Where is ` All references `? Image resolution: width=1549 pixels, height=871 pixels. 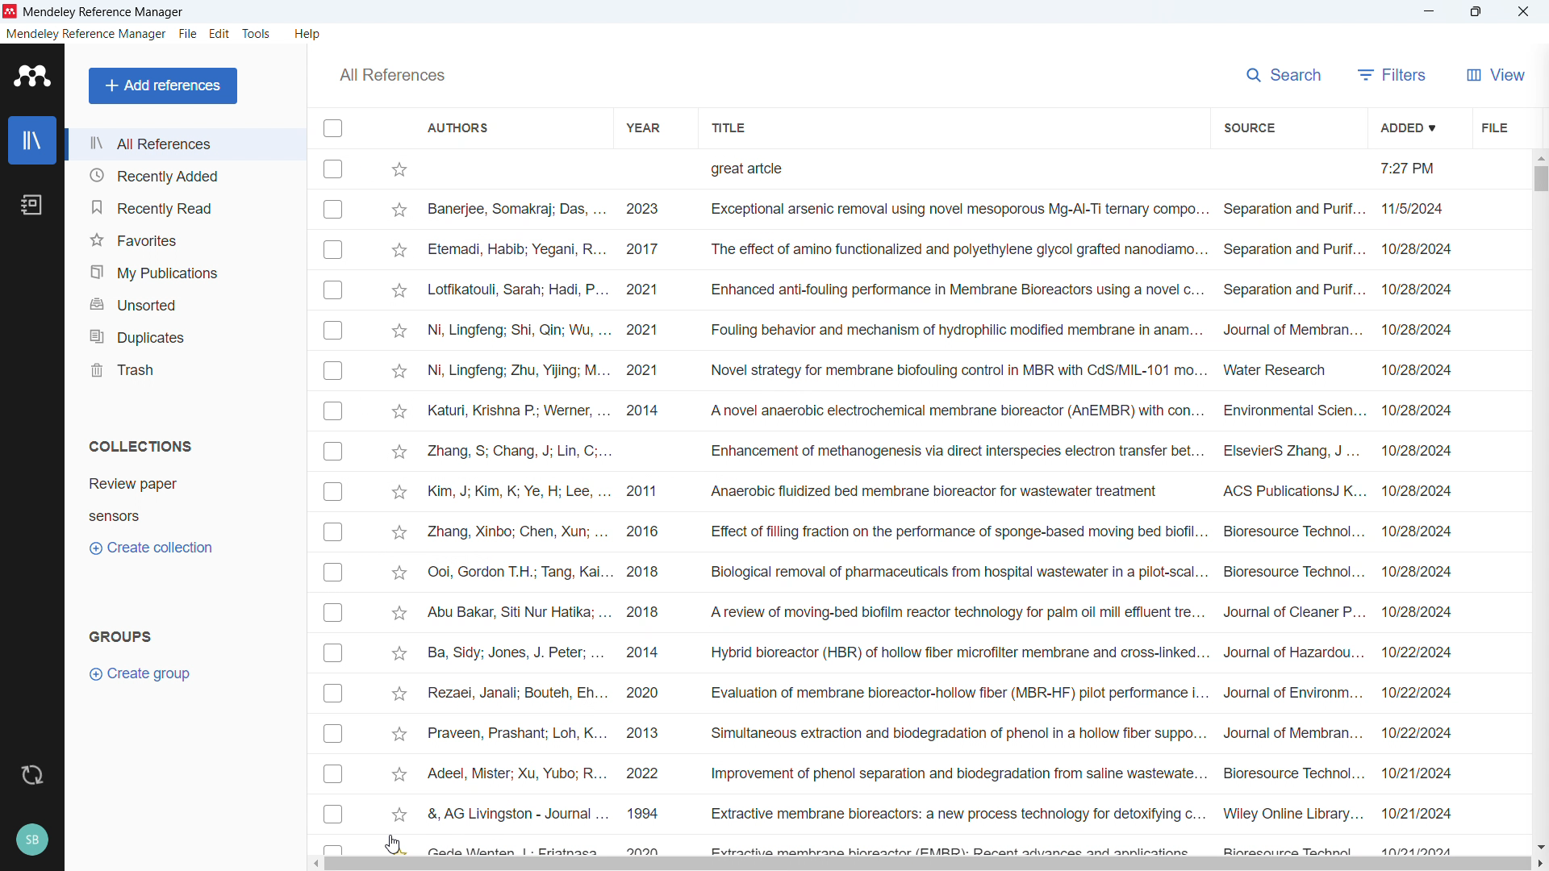  All references  is located at coordinates (391, 75).